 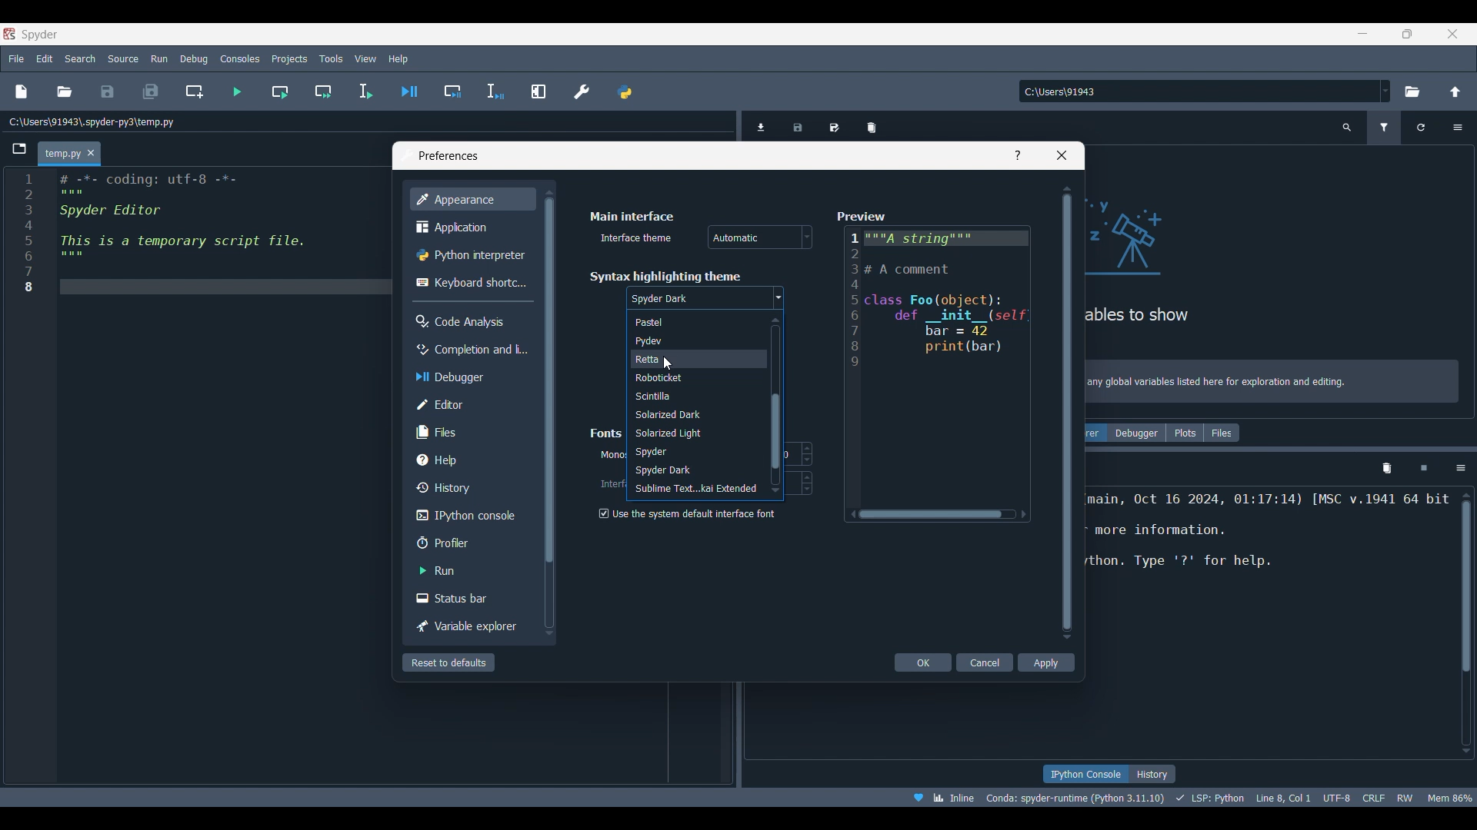 What do you see at coordinates (1212, 797) in the screenshot?
I see `programming language` at bounding box center [1212, 797].